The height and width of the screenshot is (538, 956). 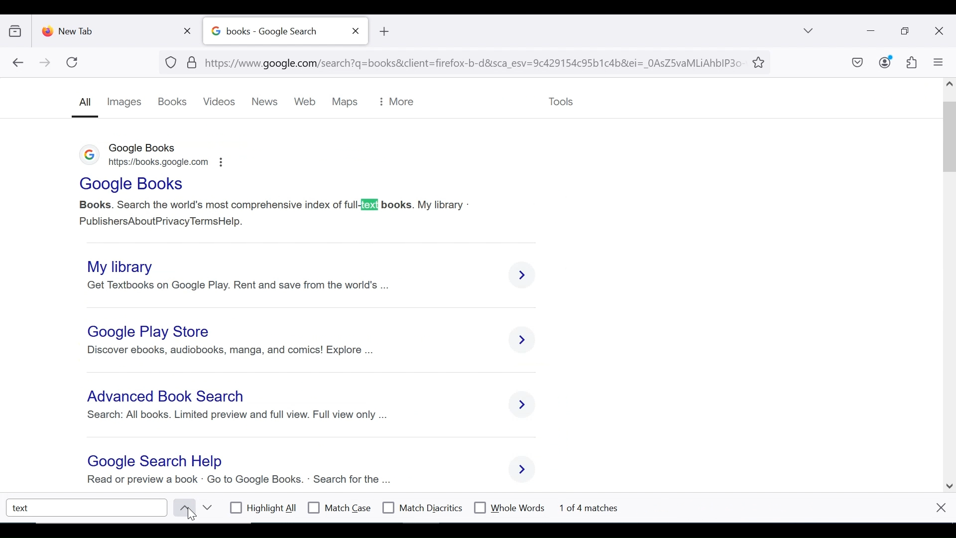 I want to click on https://books.google.com, so click(x=163, y=164).